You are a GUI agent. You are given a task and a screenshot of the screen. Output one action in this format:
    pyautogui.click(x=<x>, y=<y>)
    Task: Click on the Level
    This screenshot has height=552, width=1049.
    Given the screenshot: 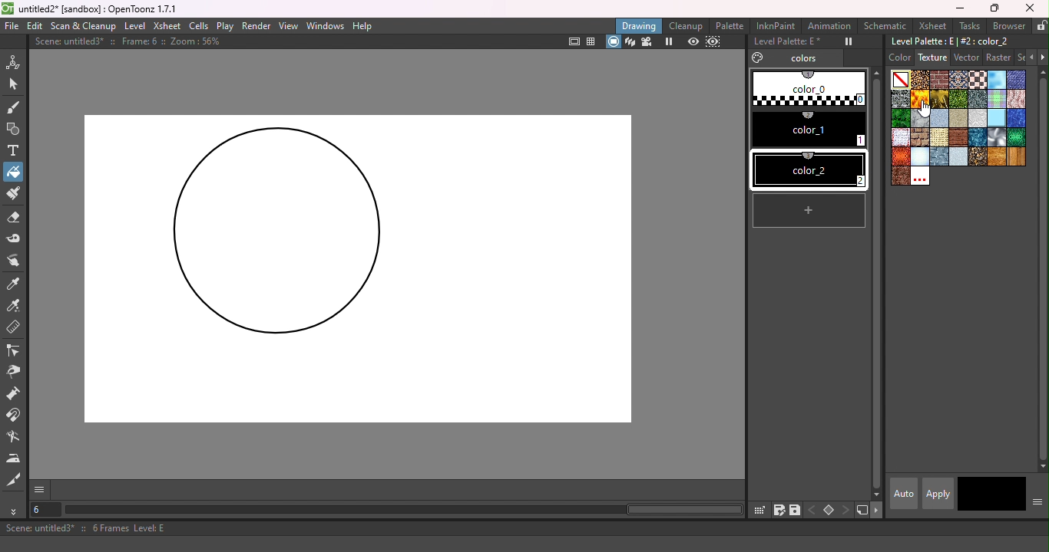 What is the action you would take?
    pyautogui.click(x=136, y=25)
    